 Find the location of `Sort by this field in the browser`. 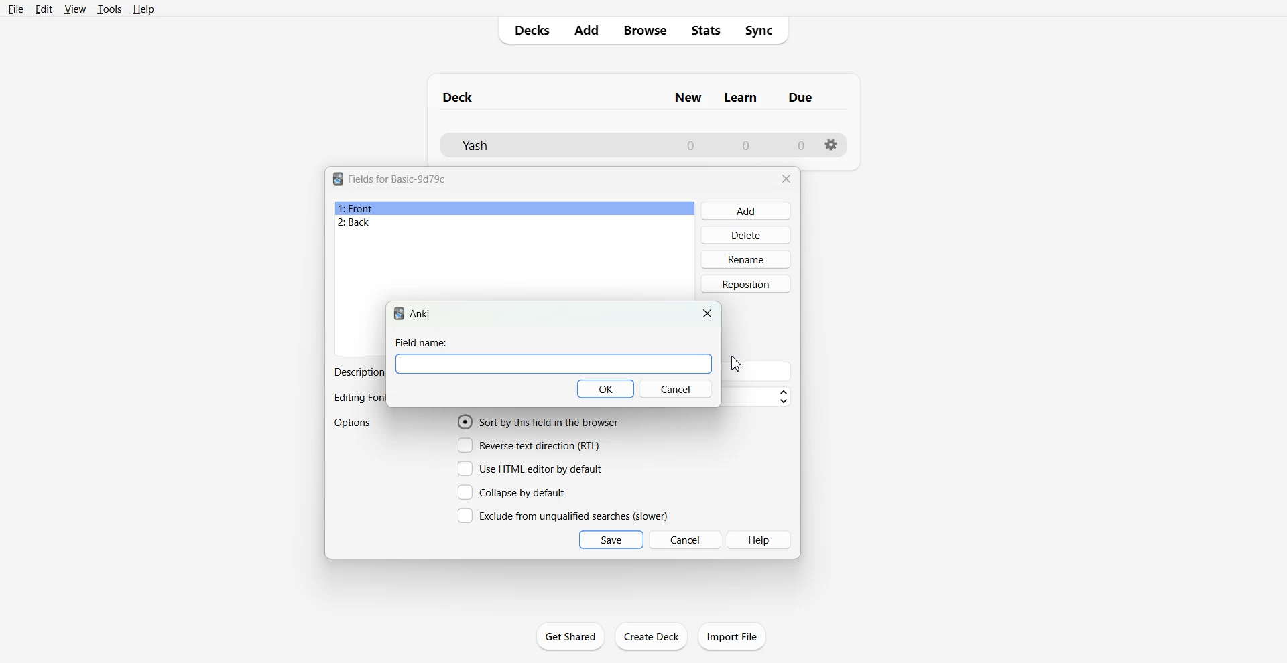

Sort by this field in the browser is located at coordinates (538, 421).